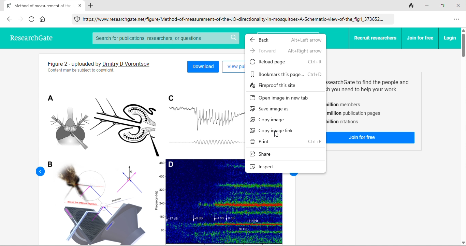  What do you see at coordinates (279, 85) in the screenshot?
I see `fireproof this site` at bounding box center [279, 85].